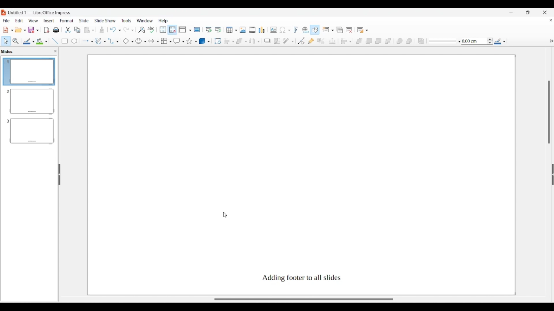 Image resolution: width=554 pixels, height=311 pixels. Describe the element at coordinates (113, 41) in the screenshot. I see `Connector options` at that location.